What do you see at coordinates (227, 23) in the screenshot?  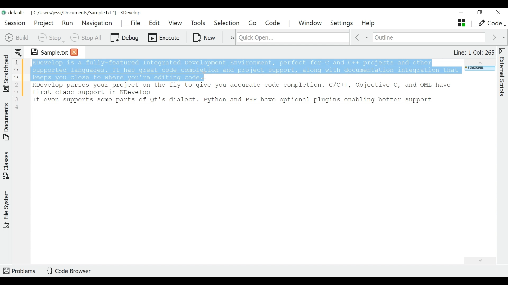 I see `Selection` at bounding box center [227, 23].